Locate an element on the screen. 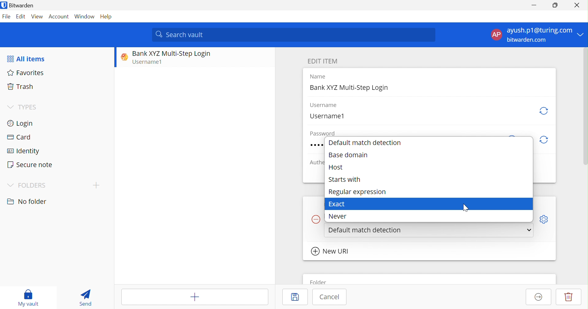  New URI is located at coordinates (330, 251).